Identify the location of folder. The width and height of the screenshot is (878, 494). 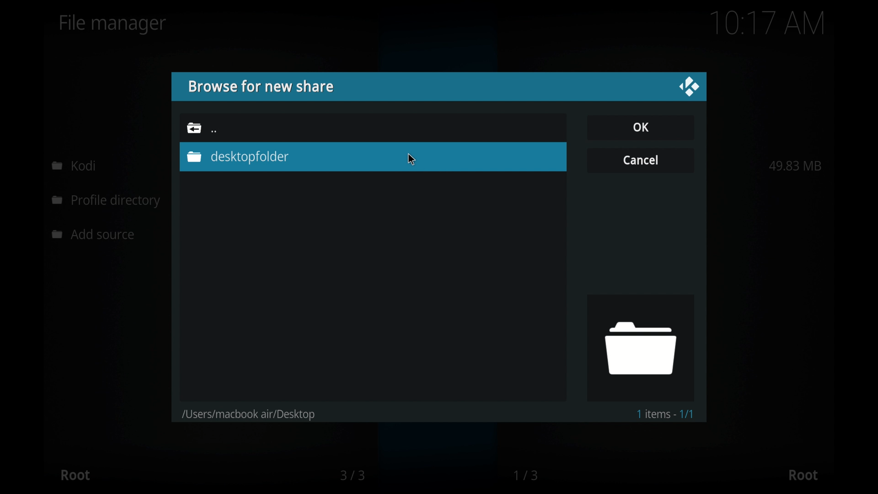
(194, 128).